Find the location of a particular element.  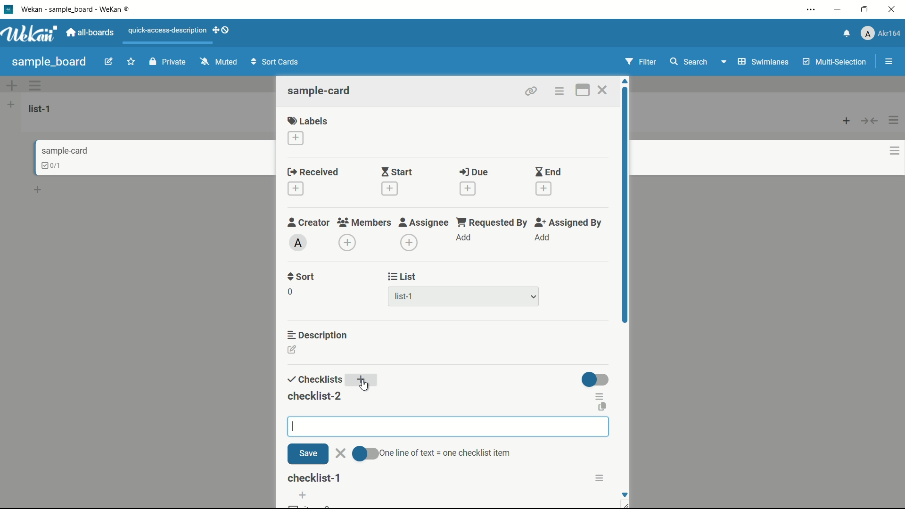

add description is located at coordinates (293, 351).